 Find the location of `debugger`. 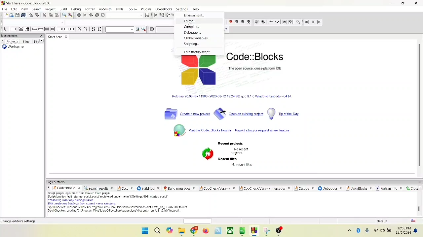

debugger is located at coordinates (331, 188).